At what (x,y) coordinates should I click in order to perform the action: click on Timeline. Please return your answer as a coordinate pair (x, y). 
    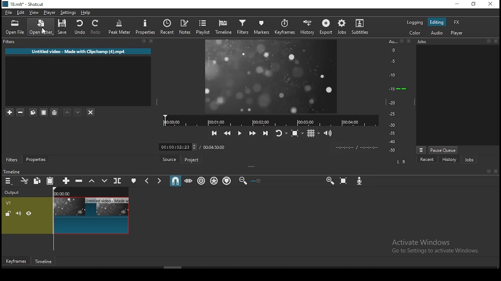
    Looking at the image, I should click on (43, 261).